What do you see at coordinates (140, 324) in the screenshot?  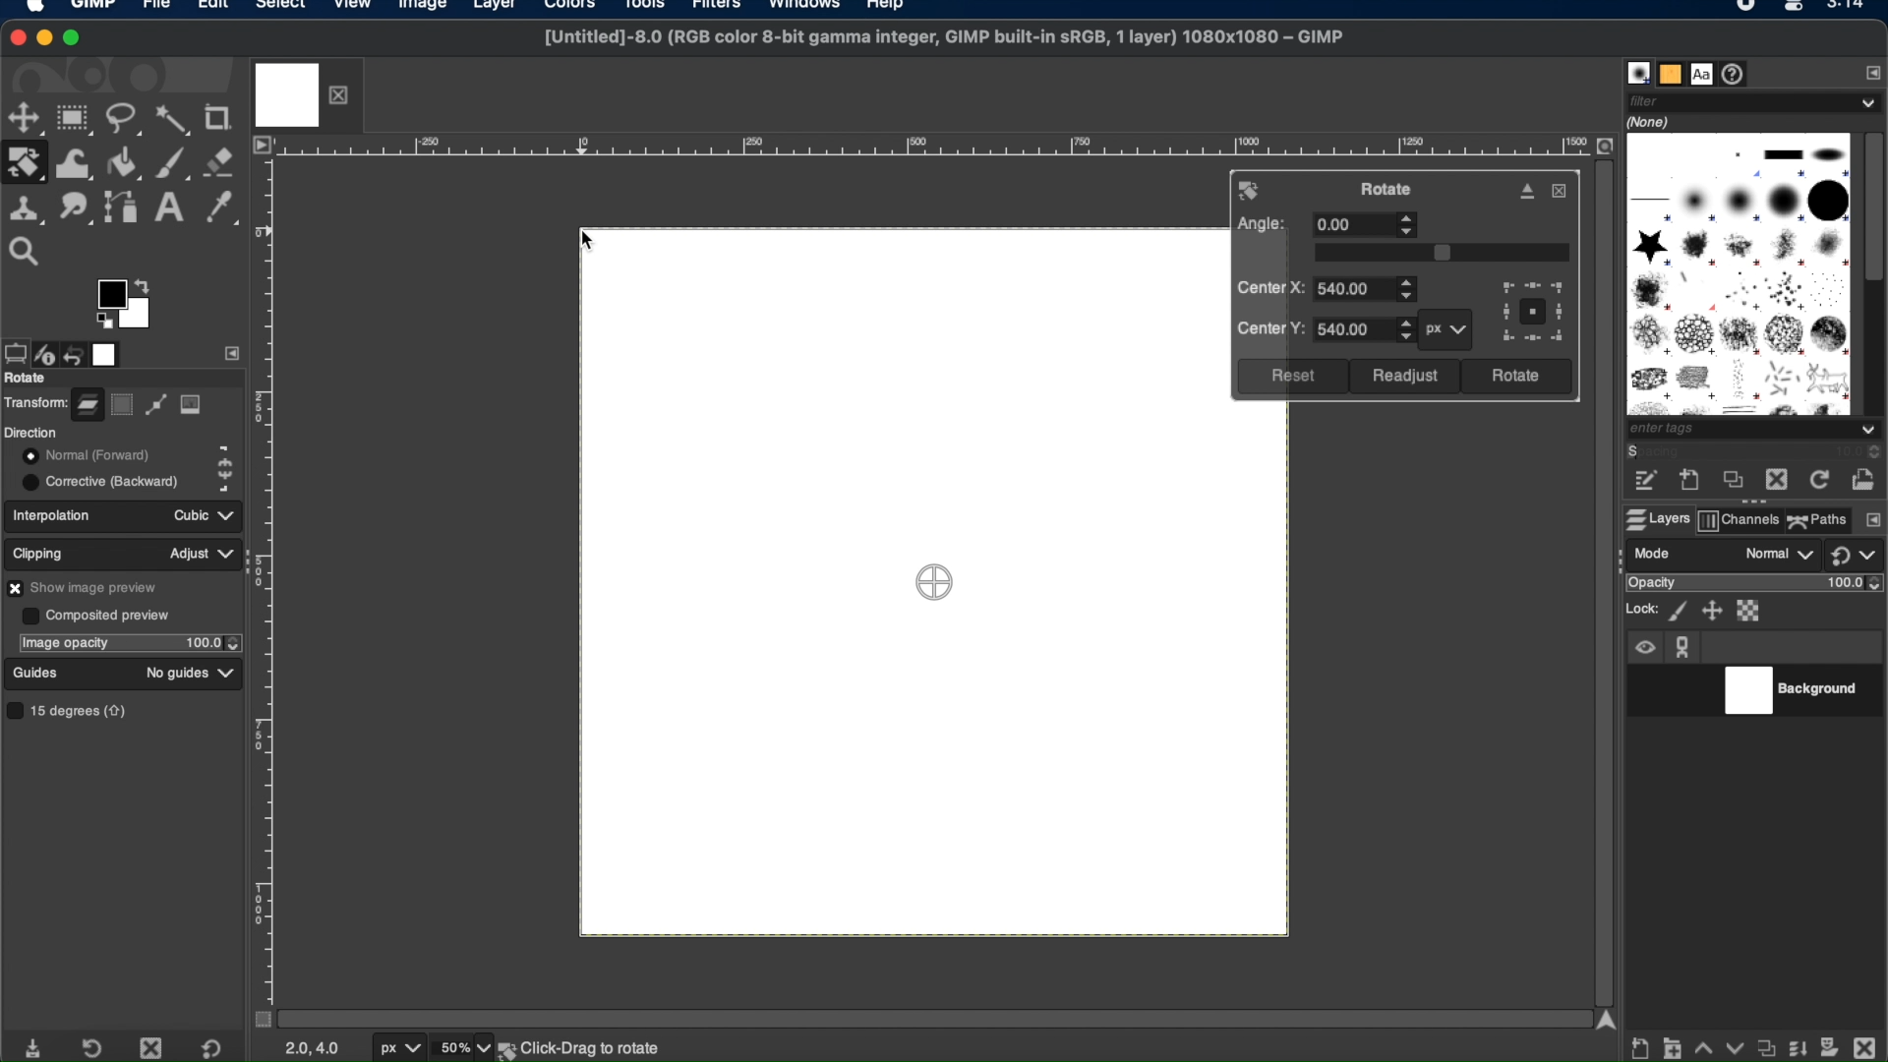 I see `active background color` at bounding box center [140, 324].